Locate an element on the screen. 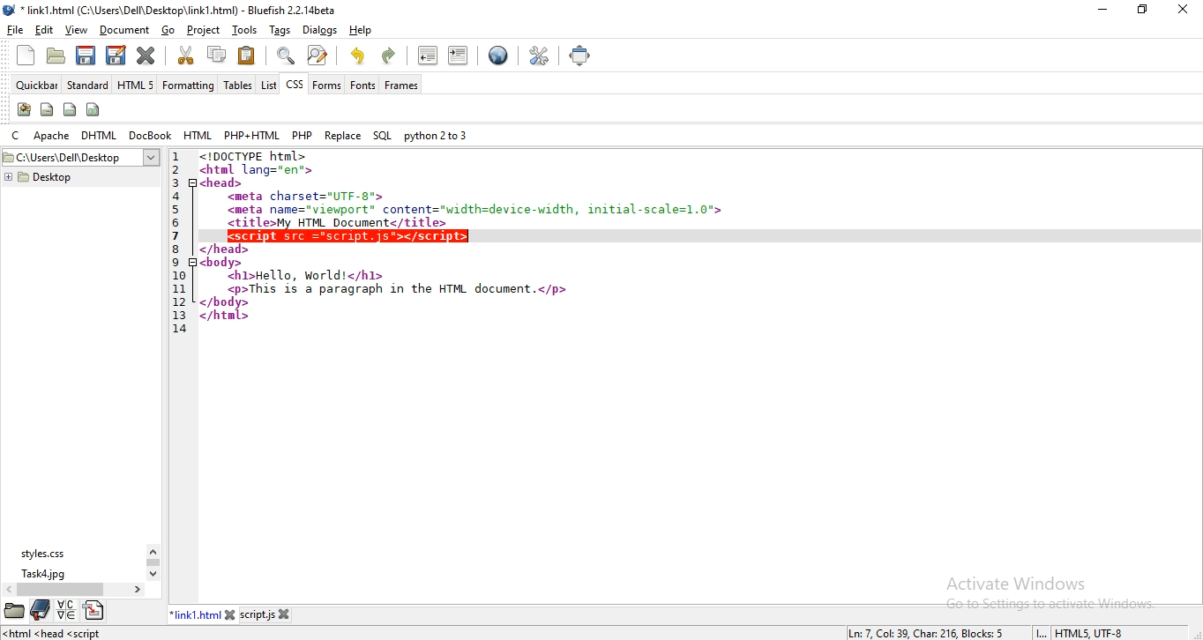 The width and height of the screenshot is (1203, 640). 1 is located at coordinates (175, 157).